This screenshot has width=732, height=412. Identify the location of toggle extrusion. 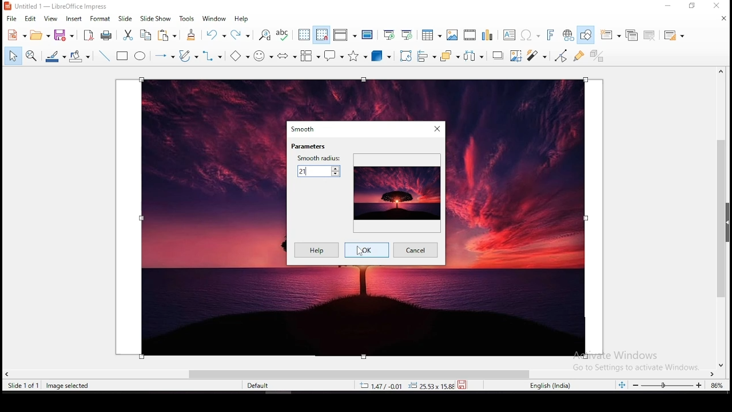
(598, 54).